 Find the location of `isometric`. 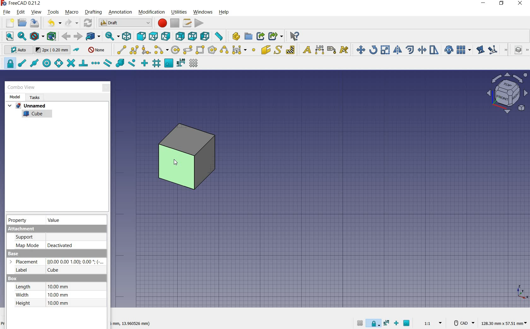

isometric is located at coordinates (127, 37).